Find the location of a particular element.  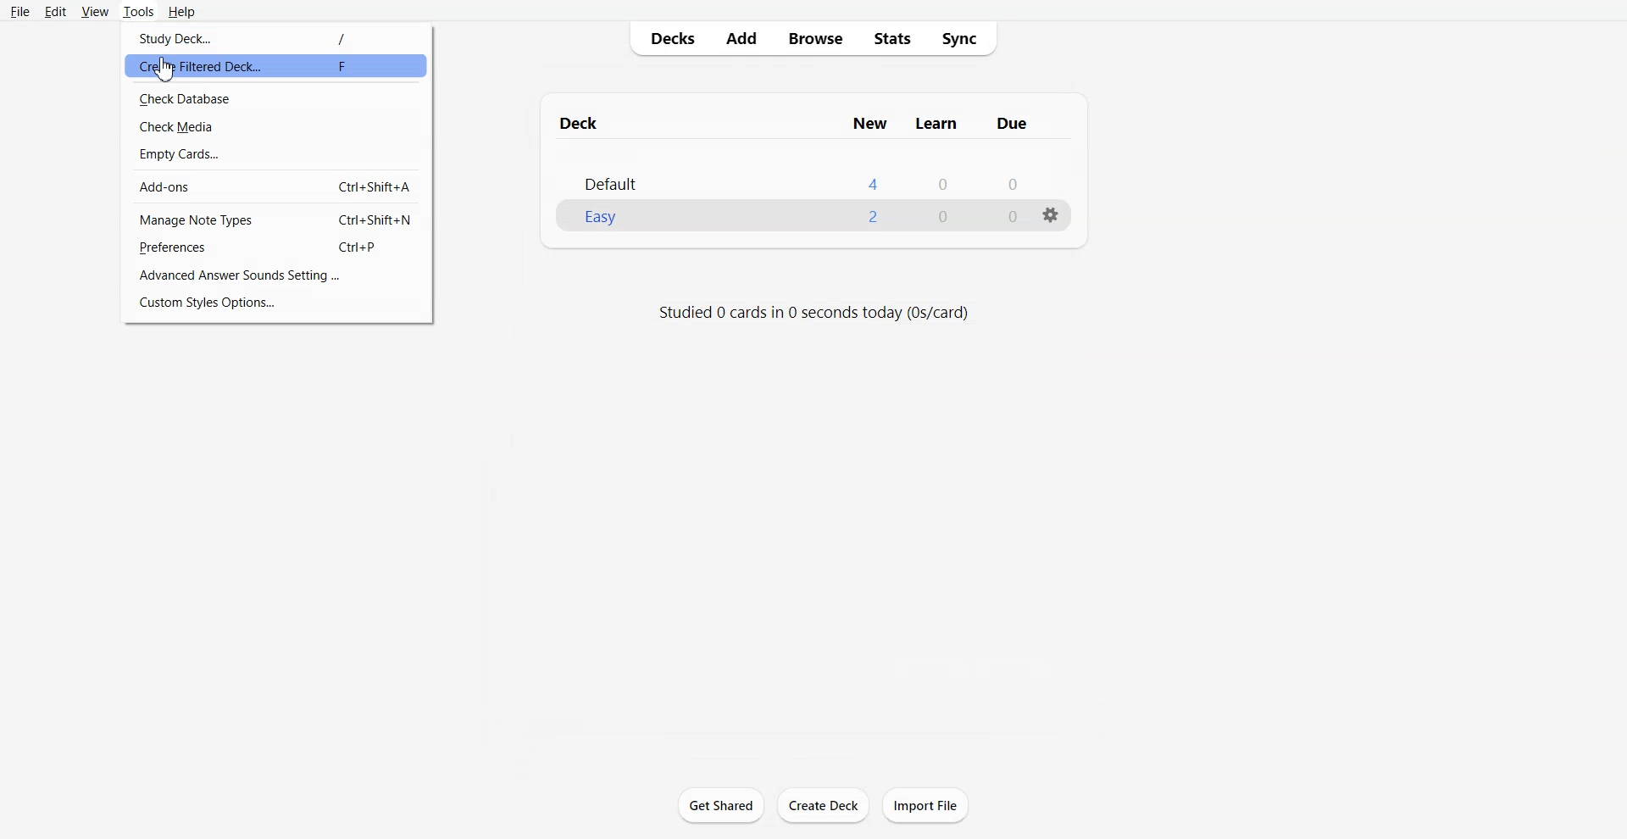

Manage Note Types is located at coordinates (277, 219).